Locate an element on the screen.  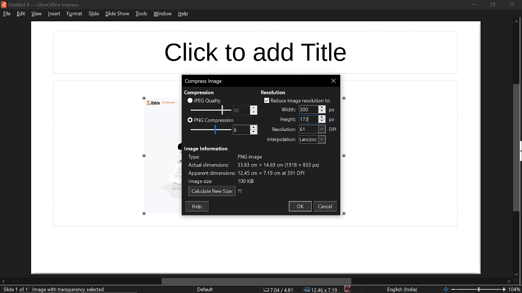
current slide is located at coordinates (13, 290).